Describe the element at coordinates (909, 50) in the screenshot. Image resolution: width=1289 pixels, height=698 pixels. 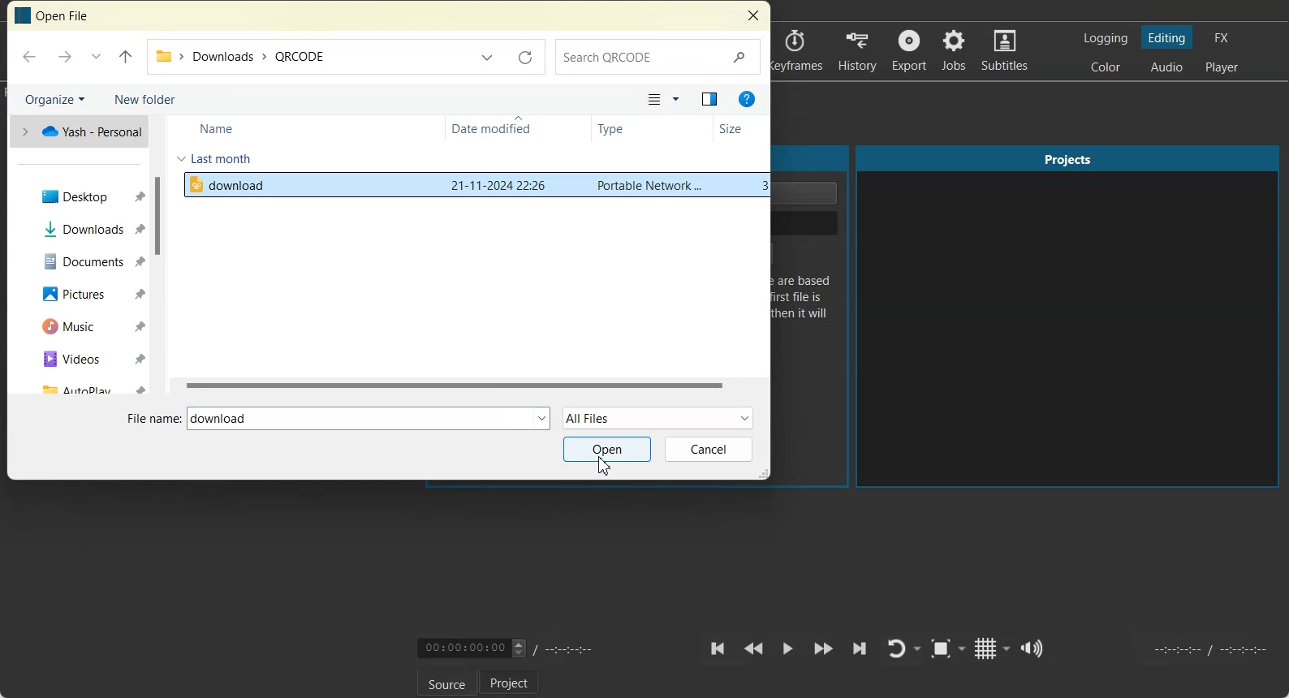
I see `Export` at that location.